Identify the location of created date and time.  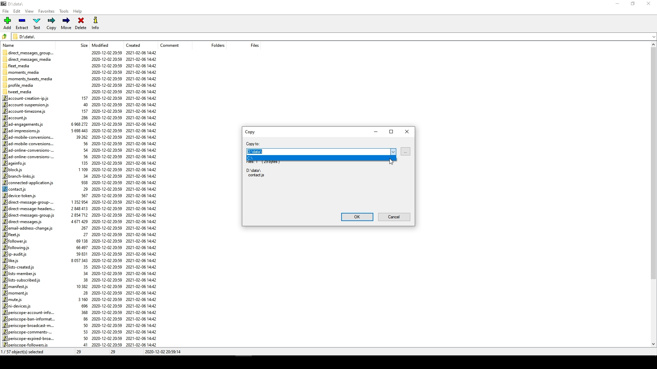
(143, 199).